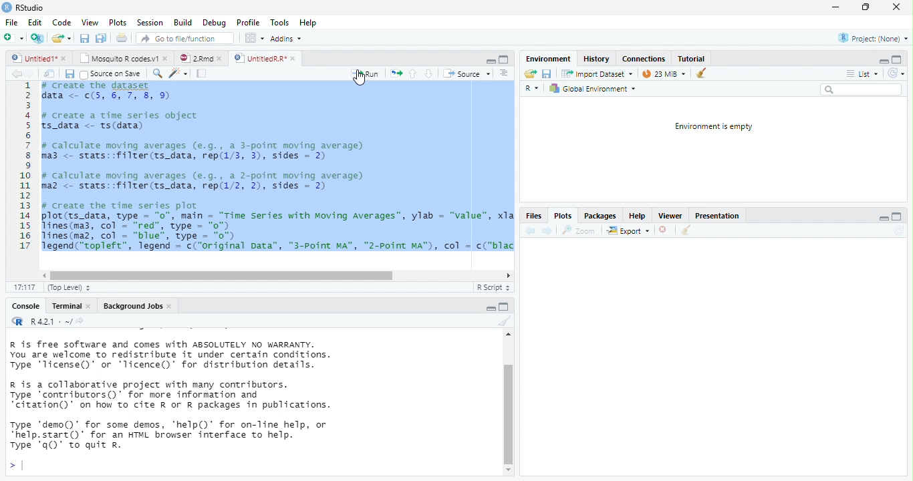 The image size is (913, 481). Describe the element at coordinates (596, 58) in the screenshot. I see `History` at that location.